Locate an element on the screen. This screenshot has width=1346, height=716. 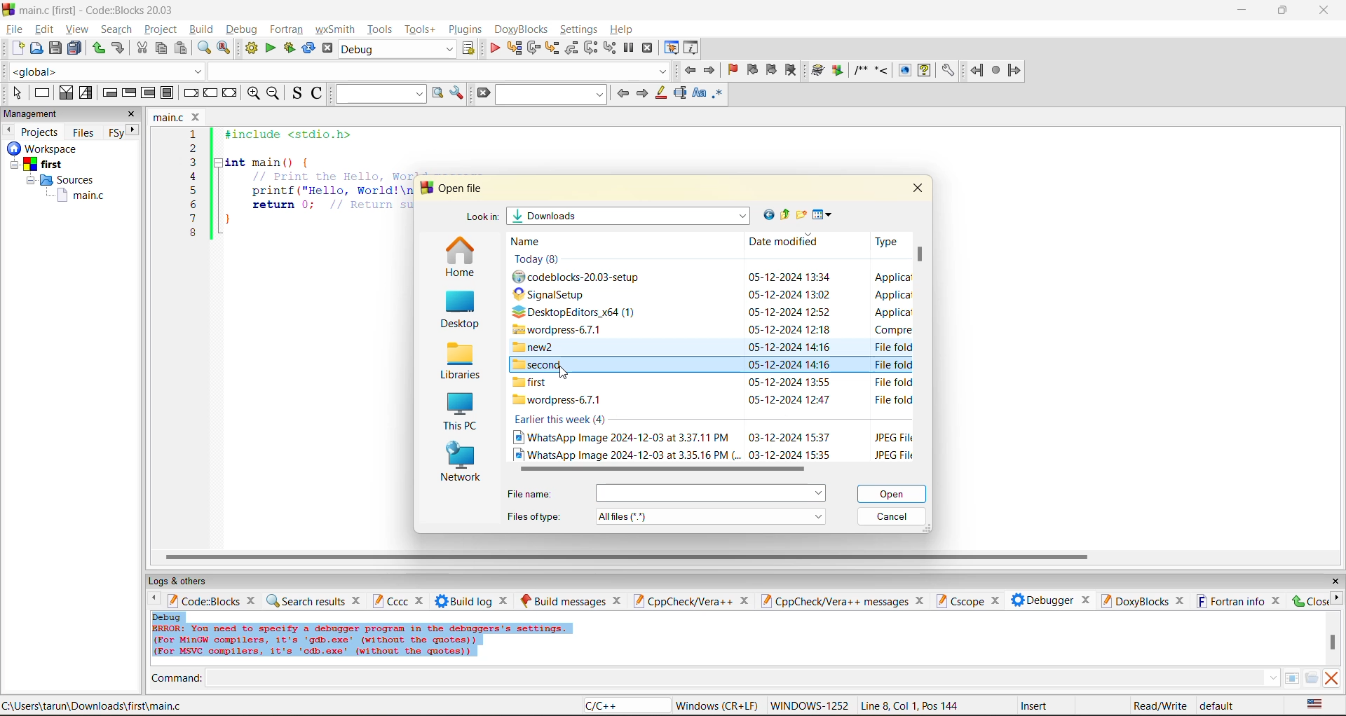
highlight is located at coordinates (660, 94).